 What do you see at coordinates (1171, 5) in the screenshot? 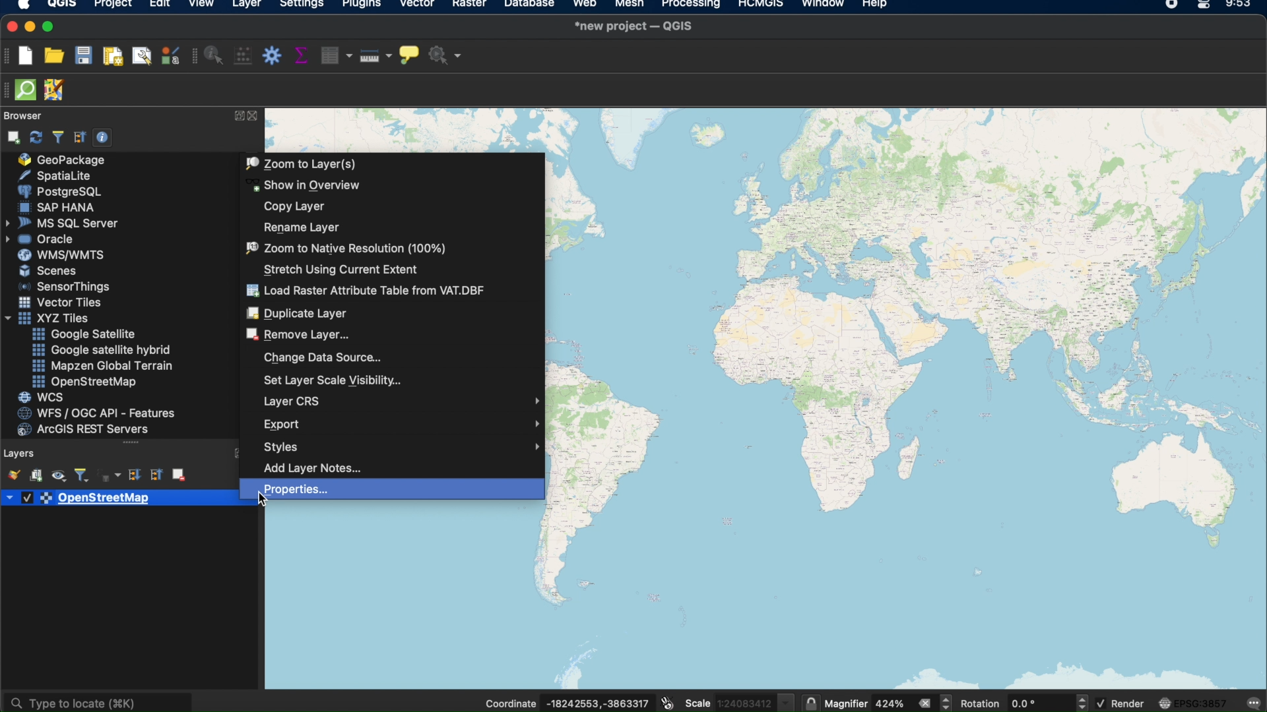
I see `recorder icon` at bounding box center [1171, 5].